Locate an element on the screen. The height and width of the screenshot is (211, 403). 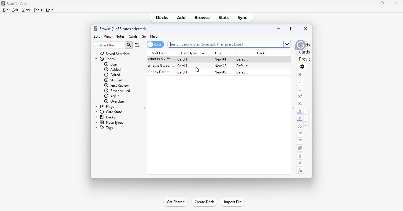
note types is located at coordinates (109, 123).